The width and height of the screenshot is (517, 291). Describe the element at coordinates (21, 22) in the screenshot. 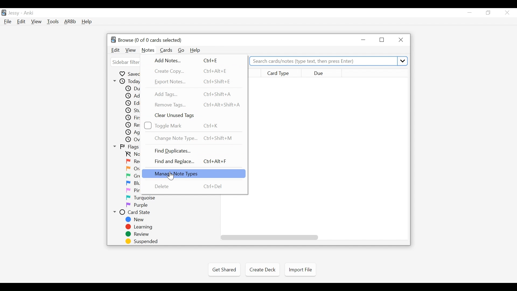

I see `Edit` at that location.